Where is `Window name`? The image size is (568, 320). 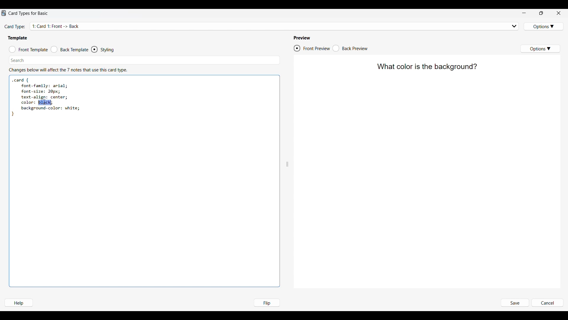 Window name is located at coordinates (29, 13).